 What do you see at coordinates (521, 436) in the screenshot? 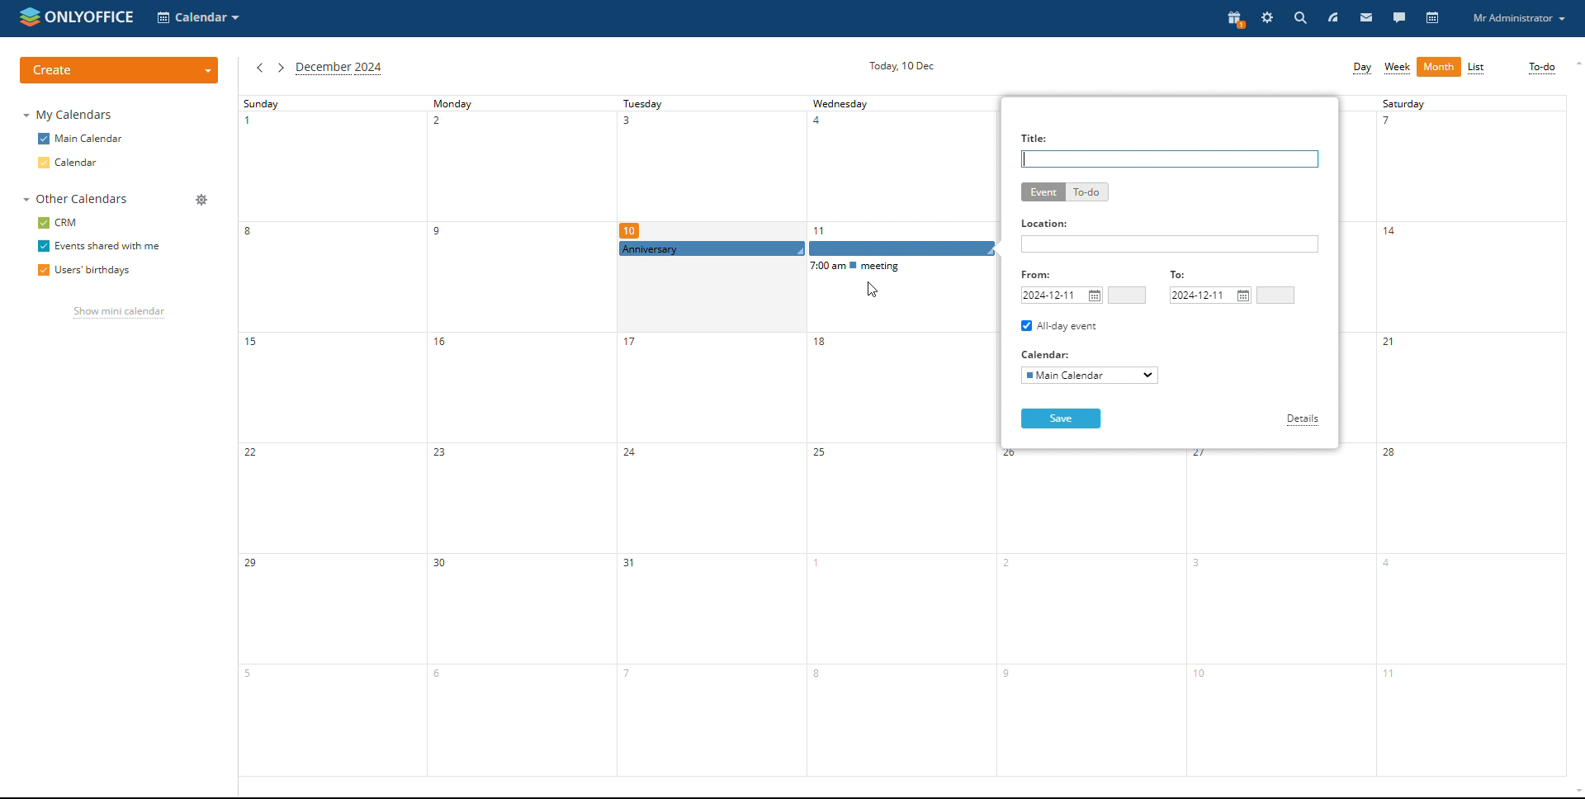
I see `monday` at bounding box center [521, 436].